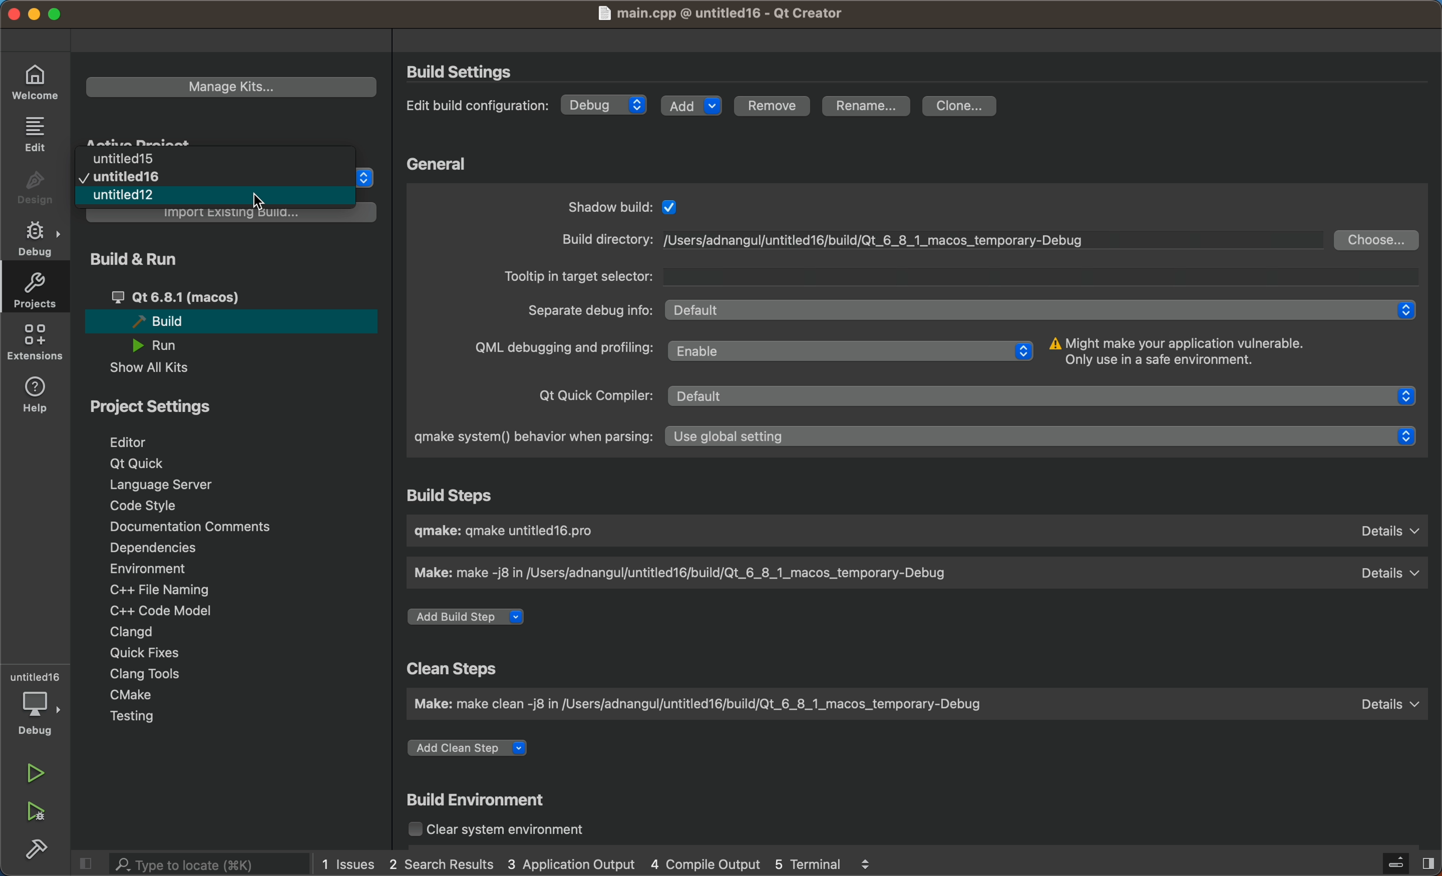 The image size is (1442, 876). What do you see at coordinates (259, 201) in the screenshot?
I see `cursor` at bounding box center [259, 201].